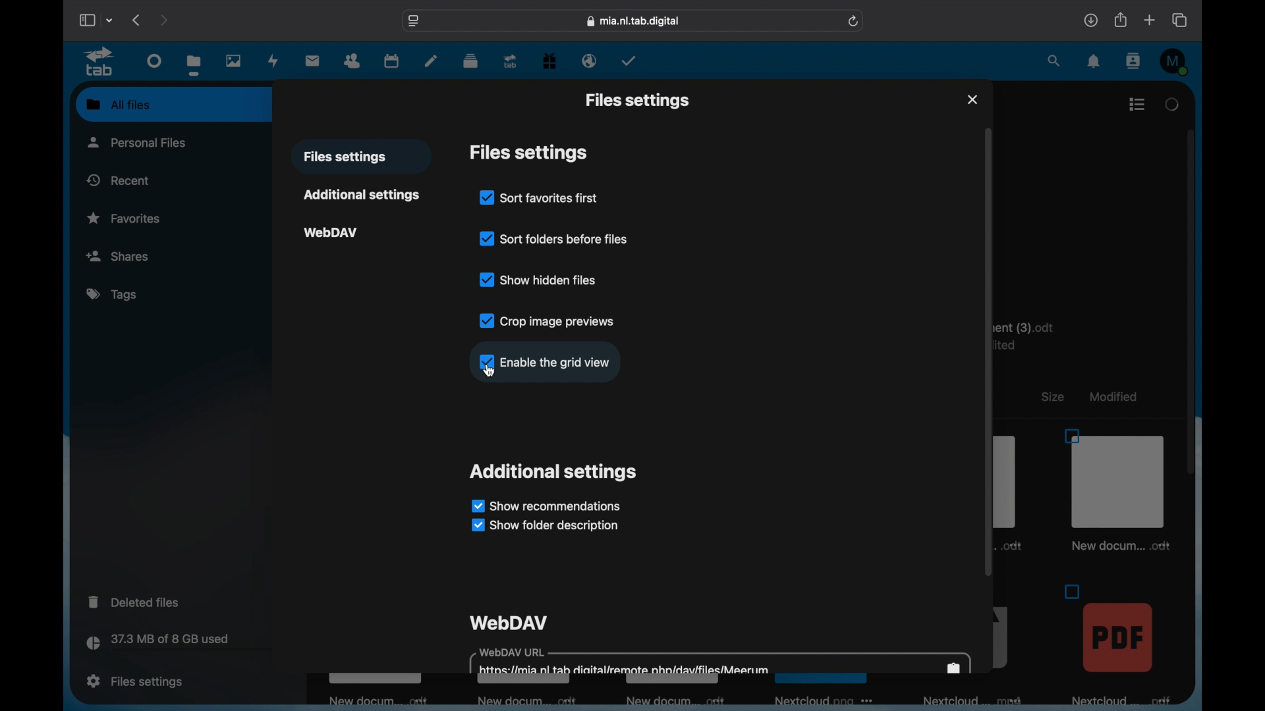 The height and width of the screenshot is (711, 1265). I want to click on dashboard, so click(154, 61).